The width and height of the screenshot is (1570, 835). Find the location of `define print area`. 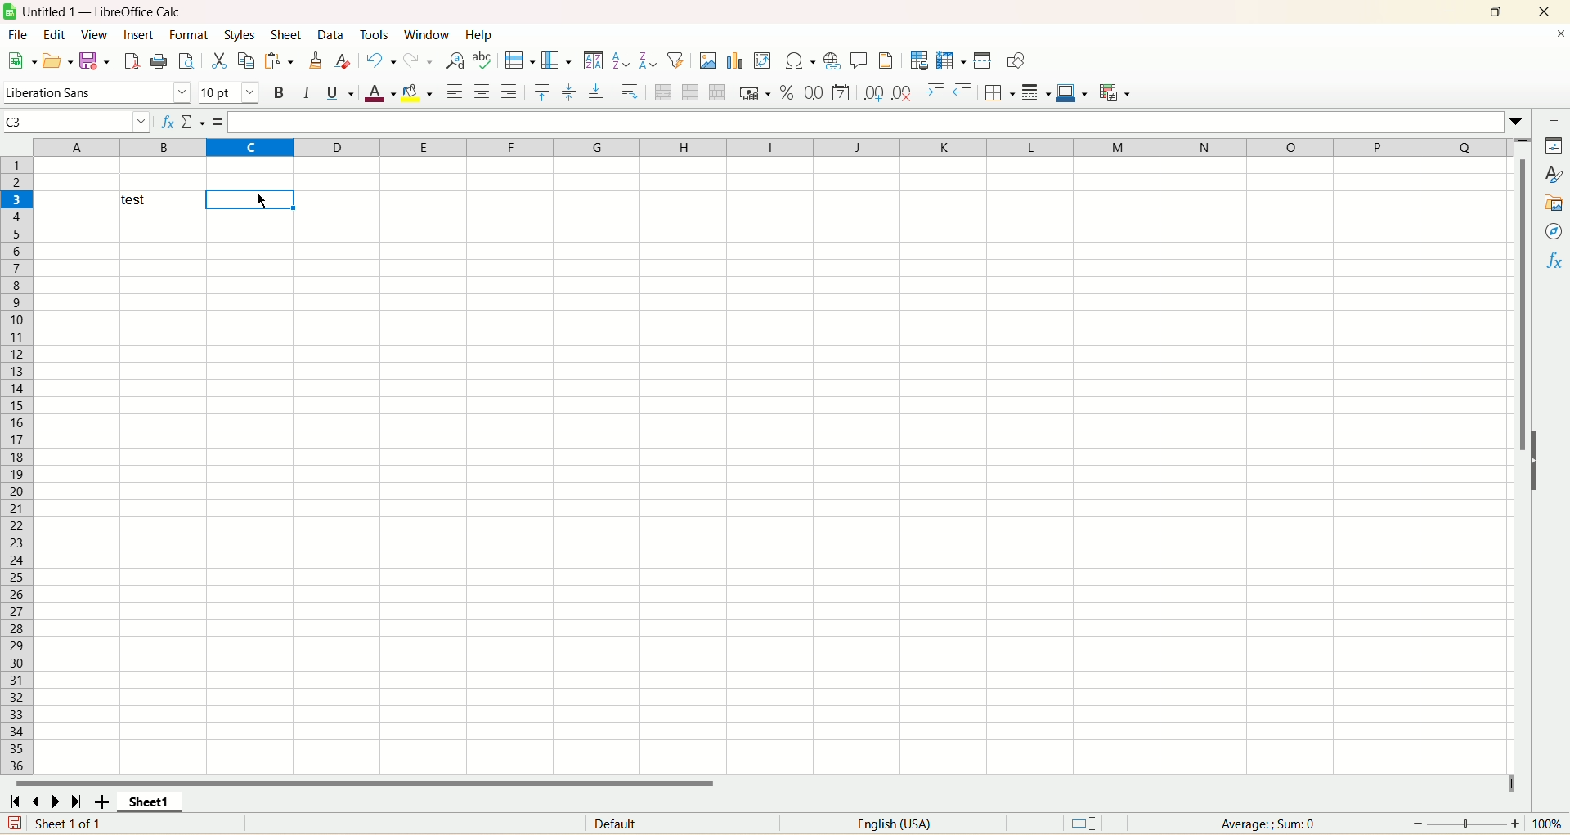

define print area is located at coordinates (919, 60).